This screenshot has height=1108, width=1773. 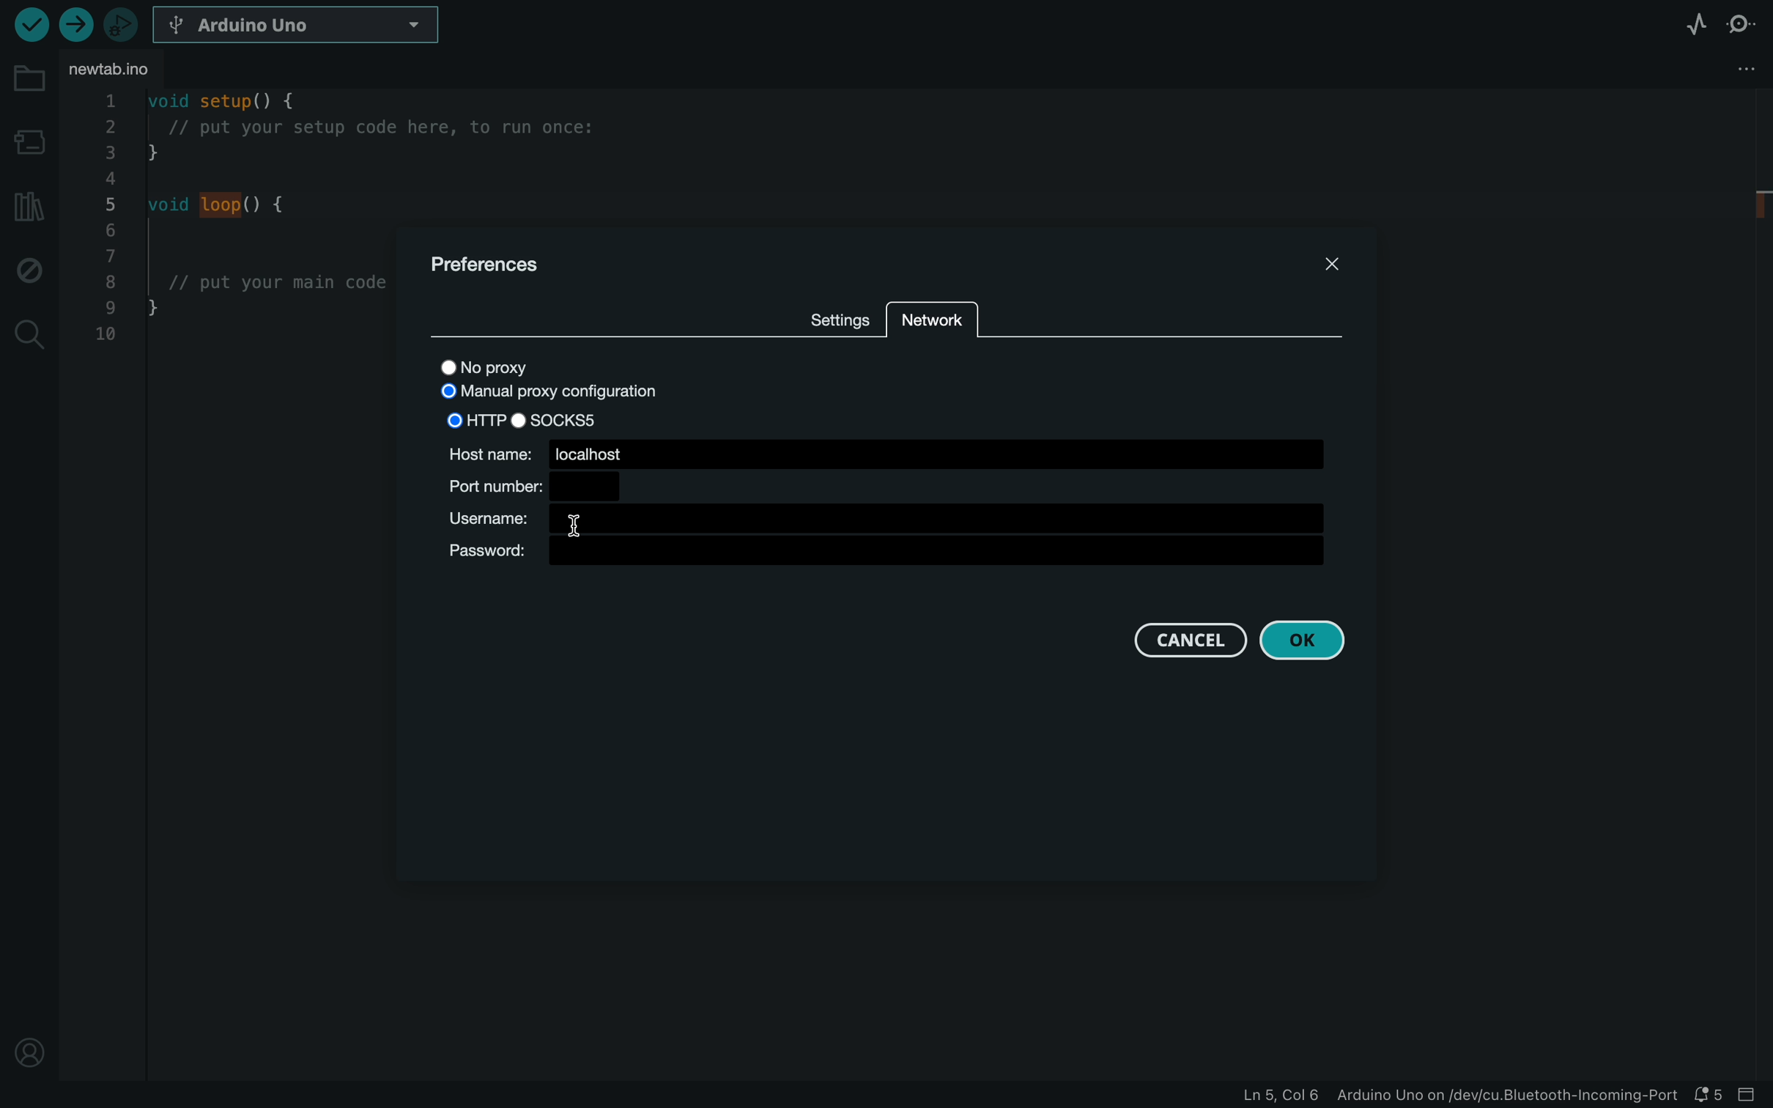 What do you see at coordinates (23, 1046) in the screenshot?
I see `profile` at bounding box center [23, 1046].